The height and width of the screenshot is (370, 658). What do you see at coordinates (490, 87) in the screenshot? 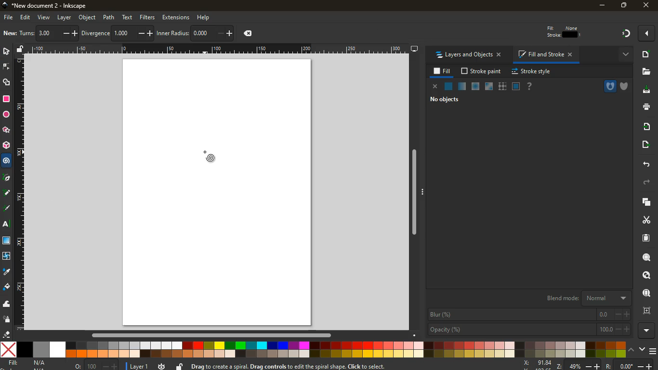
I see `glass` at bounding box center [490, 87].